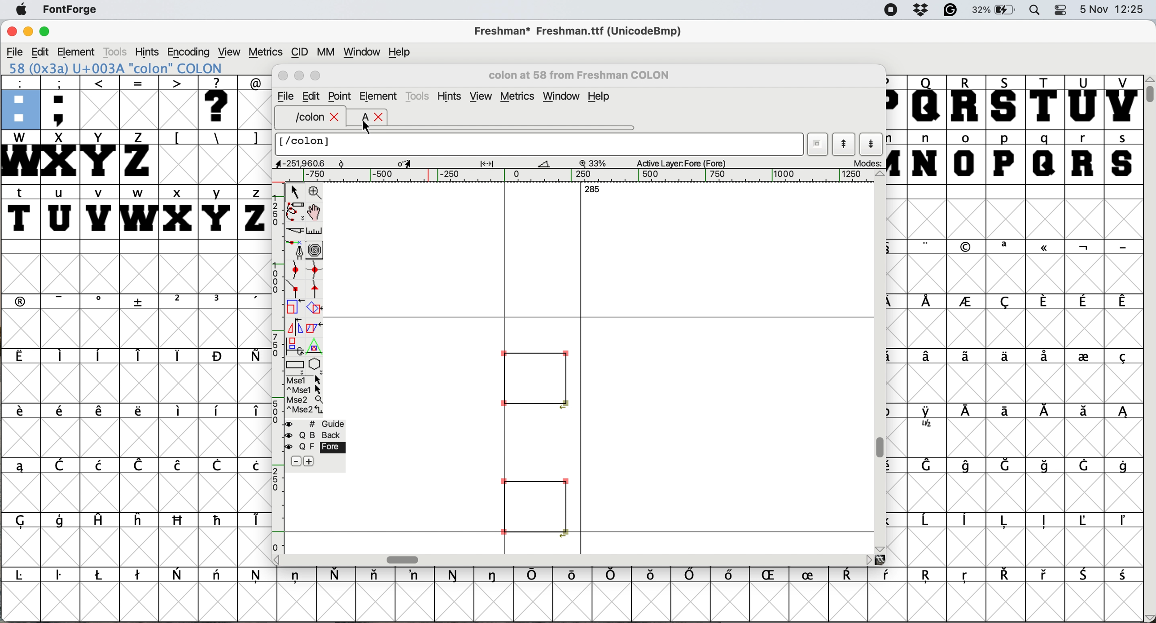 This screenshot has width=1156, height=623. Describe the element at coordinates (62, 465) in the screenshot. I see `symbol` at that location.